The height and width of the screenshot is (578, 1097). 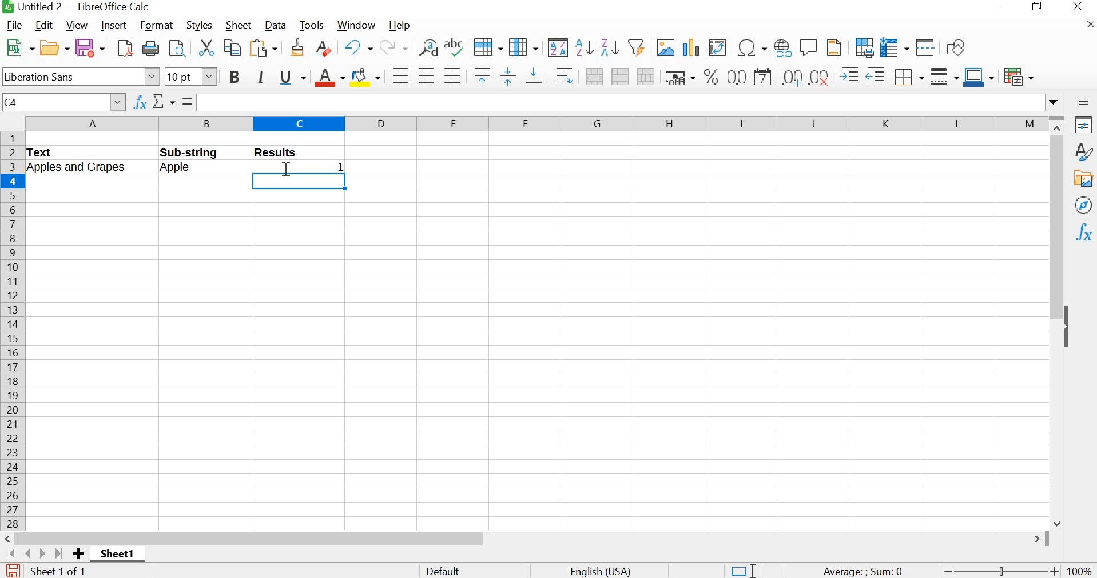 I want to click on border color, so click(x=979, y=77).